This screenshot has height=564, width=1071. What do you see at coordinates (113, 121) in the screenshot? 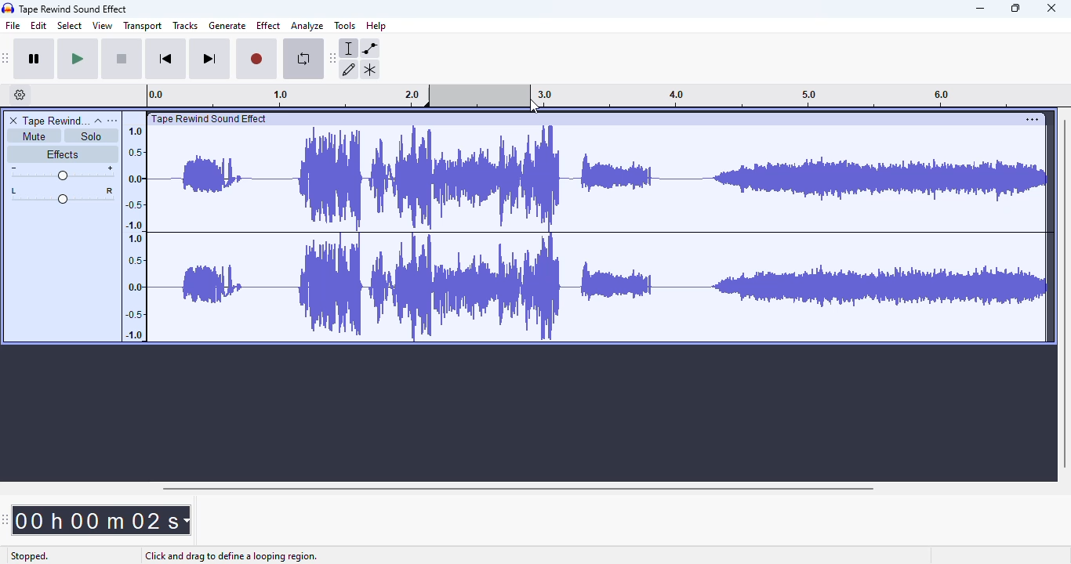
I see `open menu` at bounding box center [113, 121].